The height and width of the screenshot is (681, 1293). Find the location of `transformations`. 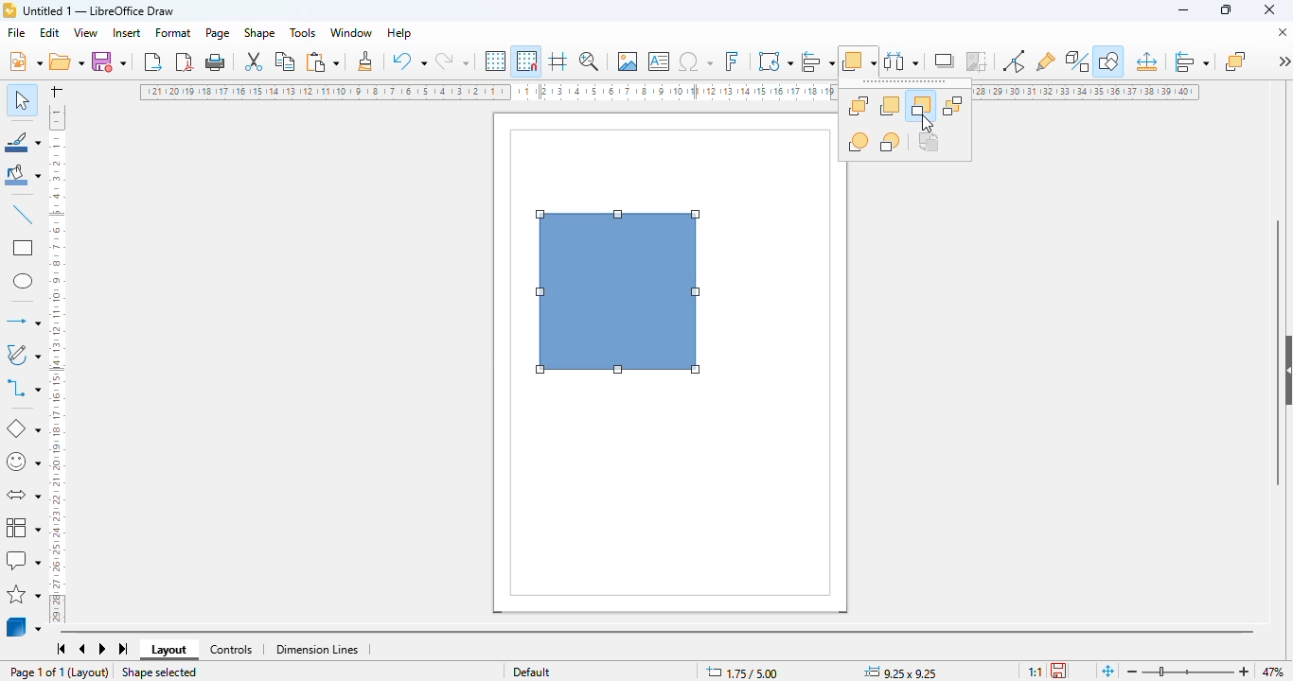

transformations is located at coordinates (776, 61).